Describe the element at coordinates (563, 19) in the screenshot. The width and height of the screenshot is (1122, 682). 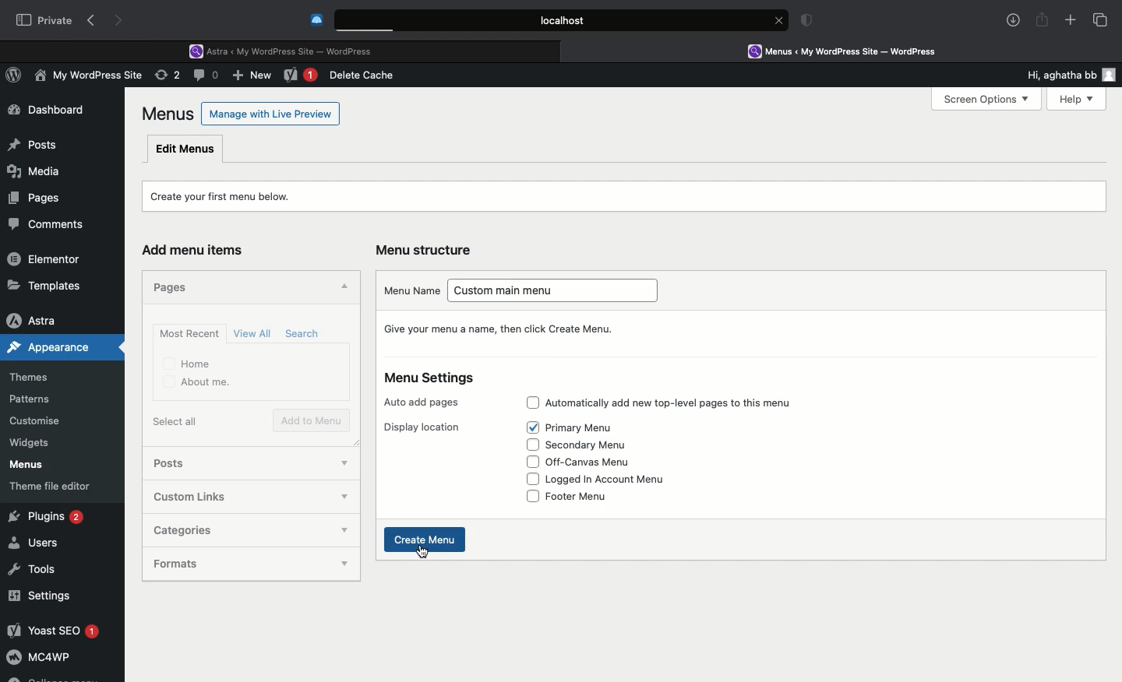
I see `Local.host` at that location.